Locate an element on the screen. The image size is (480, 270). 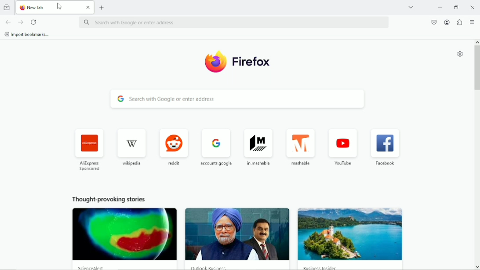
outlook business is located at coordinates (211, 266).